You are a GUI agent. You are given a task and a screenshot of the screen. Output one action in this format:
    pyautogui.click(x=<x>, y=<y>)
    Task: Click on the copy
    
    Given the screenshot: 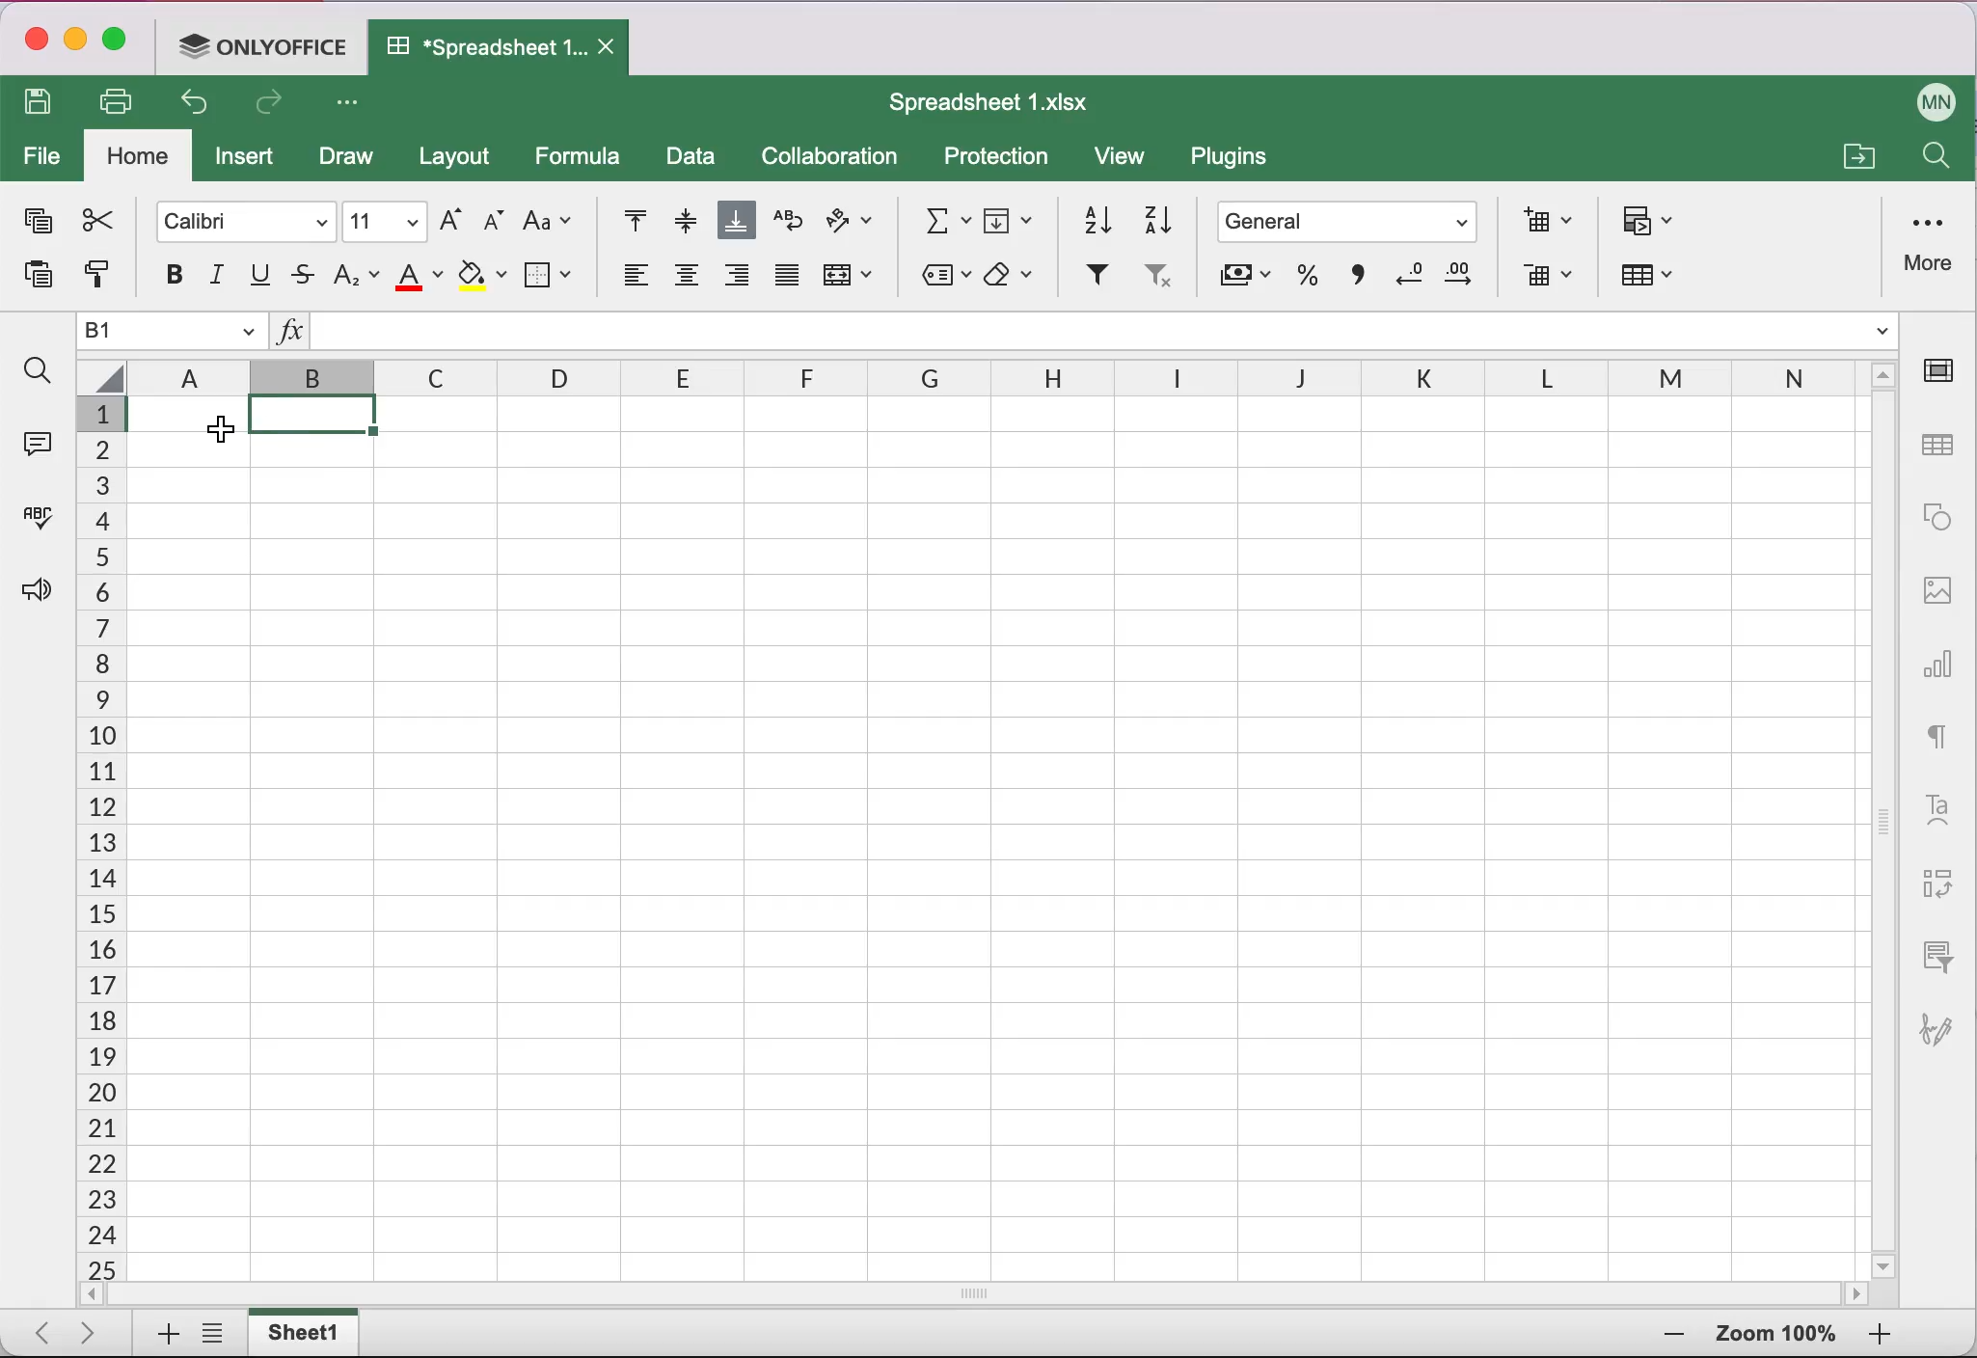 What is the action you would take?
    pyautogui.click(x=35, y=225)
    